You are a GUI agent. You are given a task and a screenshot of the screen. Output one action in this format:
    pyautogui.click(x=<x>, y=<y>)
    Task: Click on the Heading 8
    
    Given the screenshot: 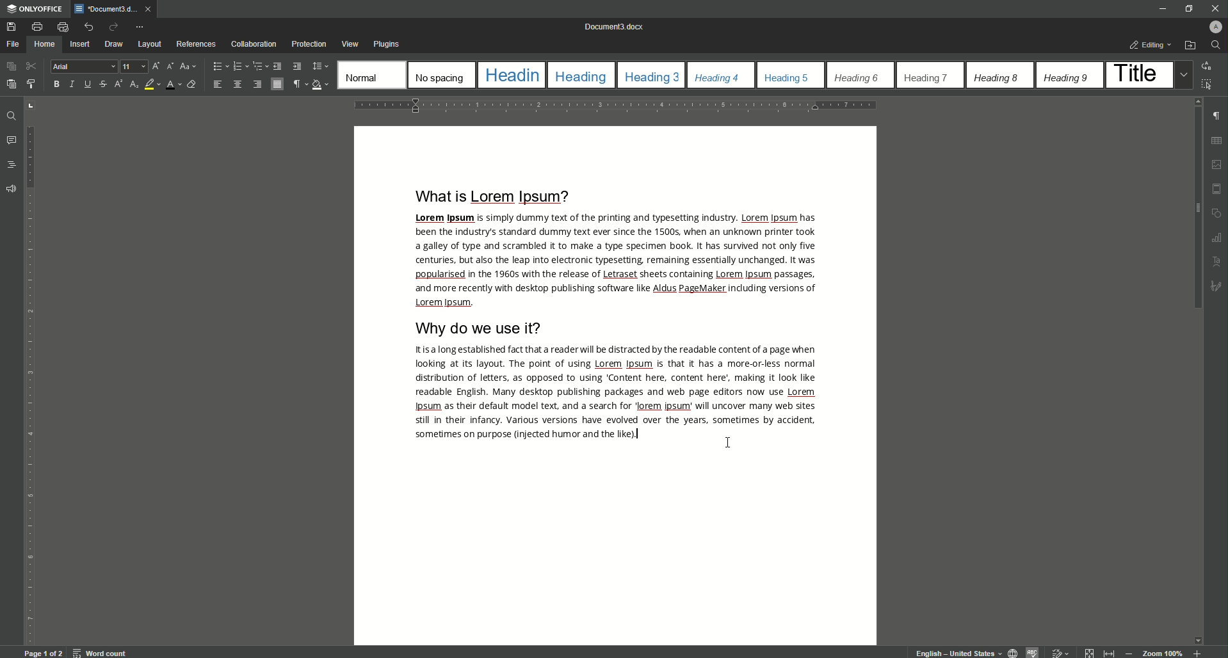 What is the action you would take?
    pyautogui.click(x=997, y=76)
    